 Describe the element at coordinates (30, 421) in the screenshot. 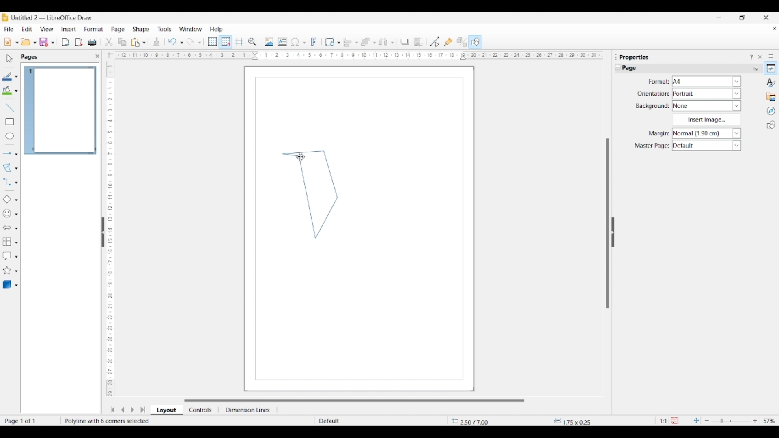

I see `Current page w.r.t. total number of pages` at that location.